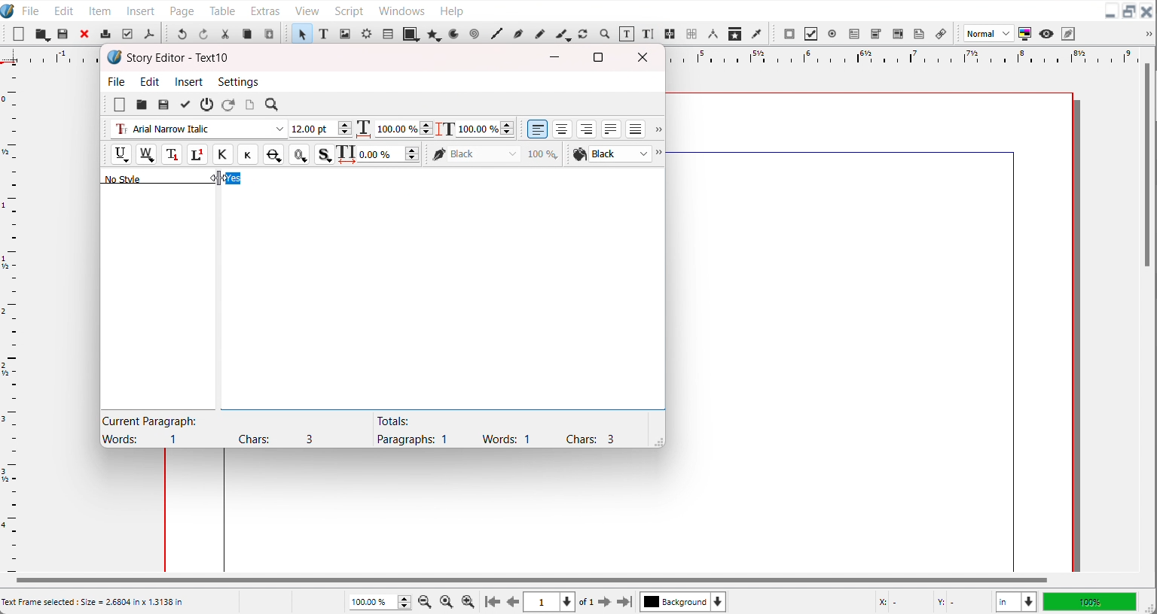 The image size is (1157, 614). I want to click on Select item, so click(301, 33).